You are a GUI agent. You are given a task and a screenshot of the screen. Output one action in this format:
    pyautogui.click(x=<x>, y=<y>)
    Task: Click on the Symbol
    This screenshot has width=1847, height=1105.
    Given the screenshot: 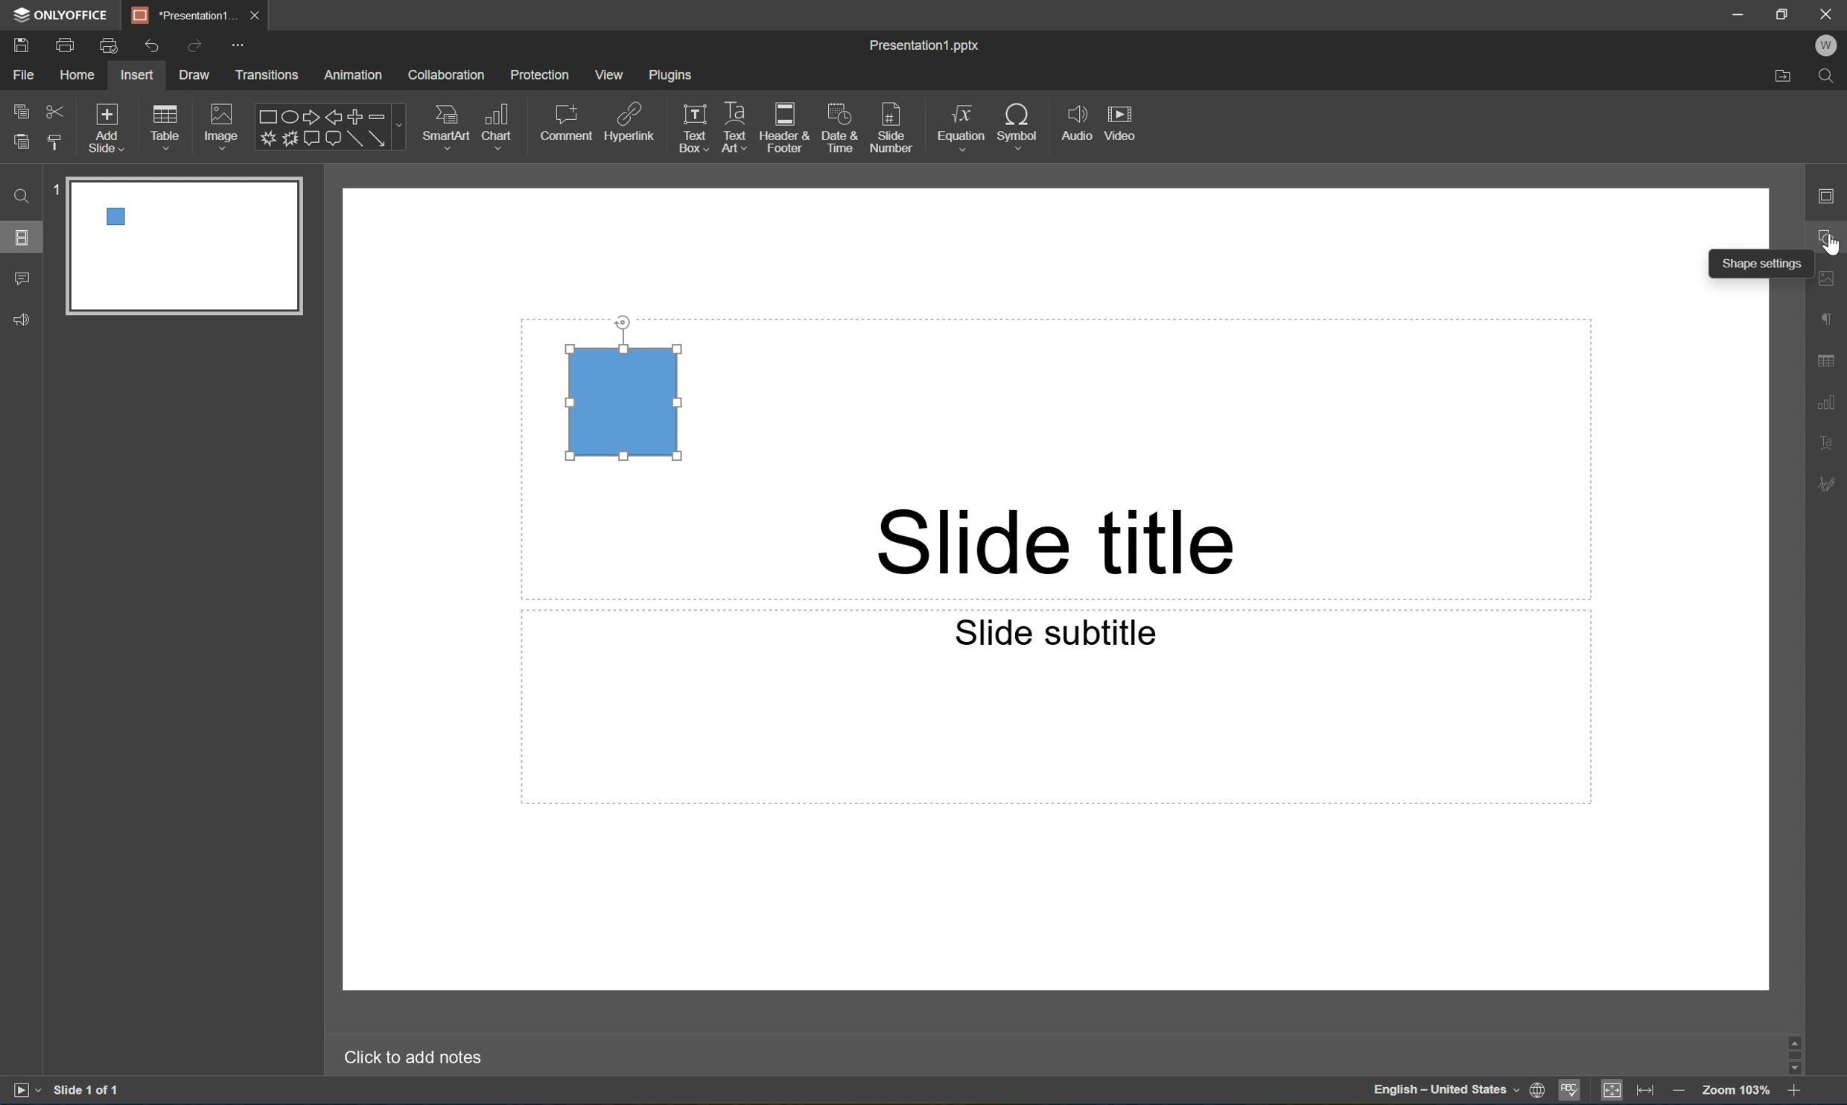 What is the action you would take?
    pyautogui.click(x=1018, y=124)
    